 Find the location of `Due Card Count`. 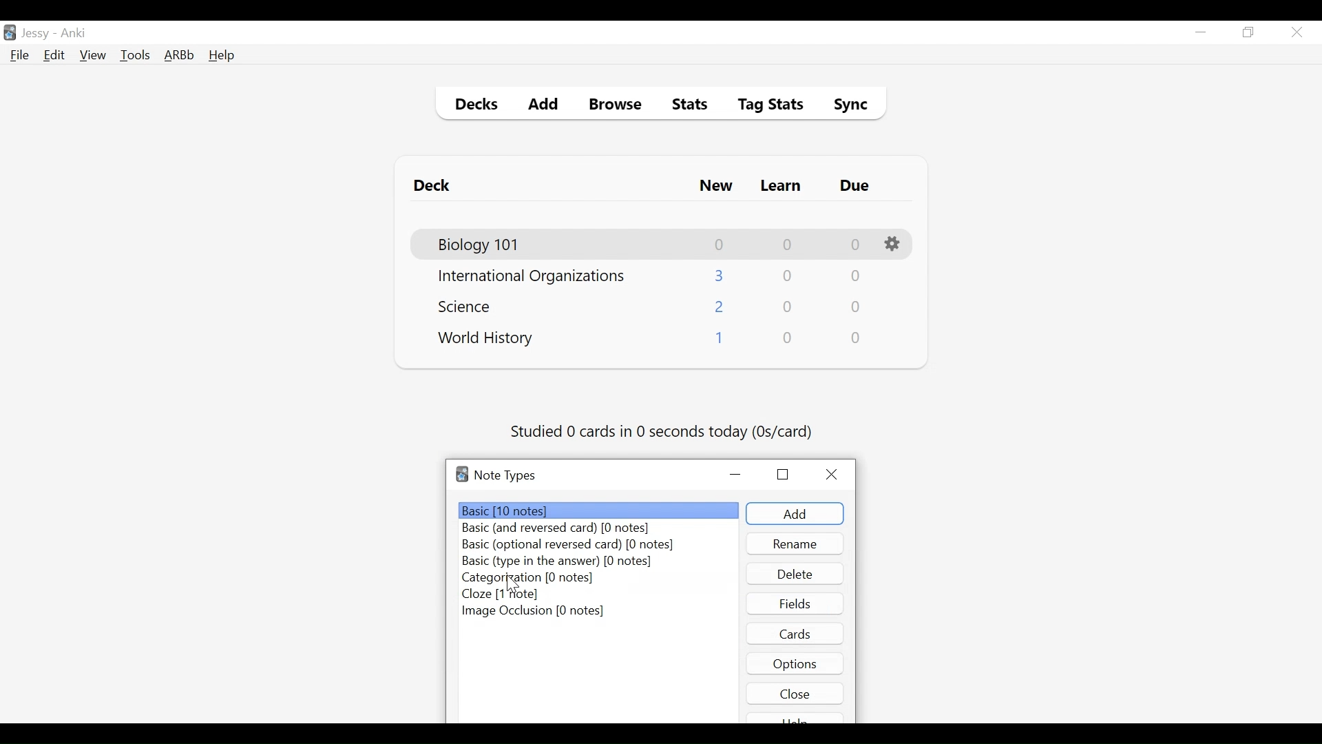

Due Card Count is located at coordinates (857, 338).